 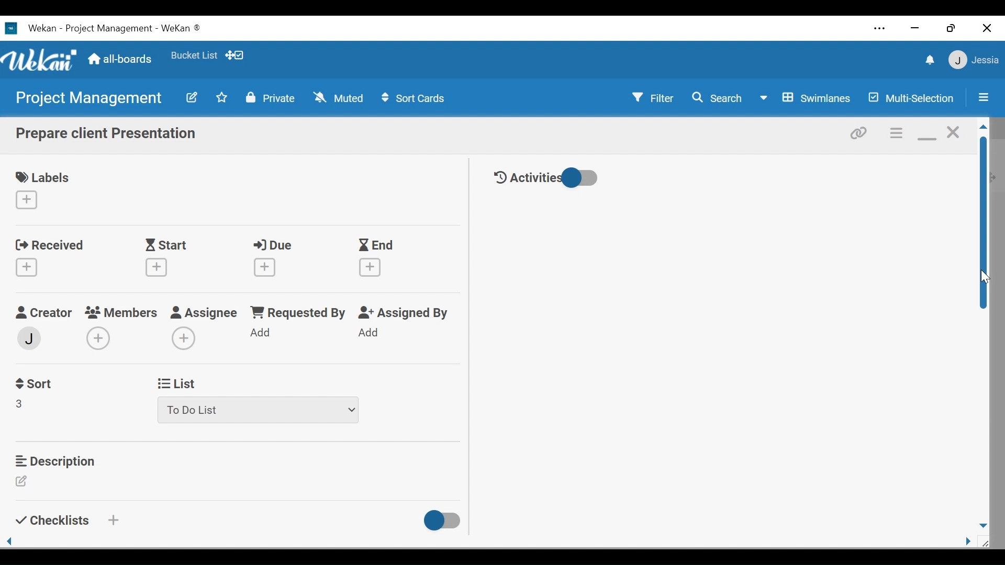 I want to click on members, so click(x=122, y=313).